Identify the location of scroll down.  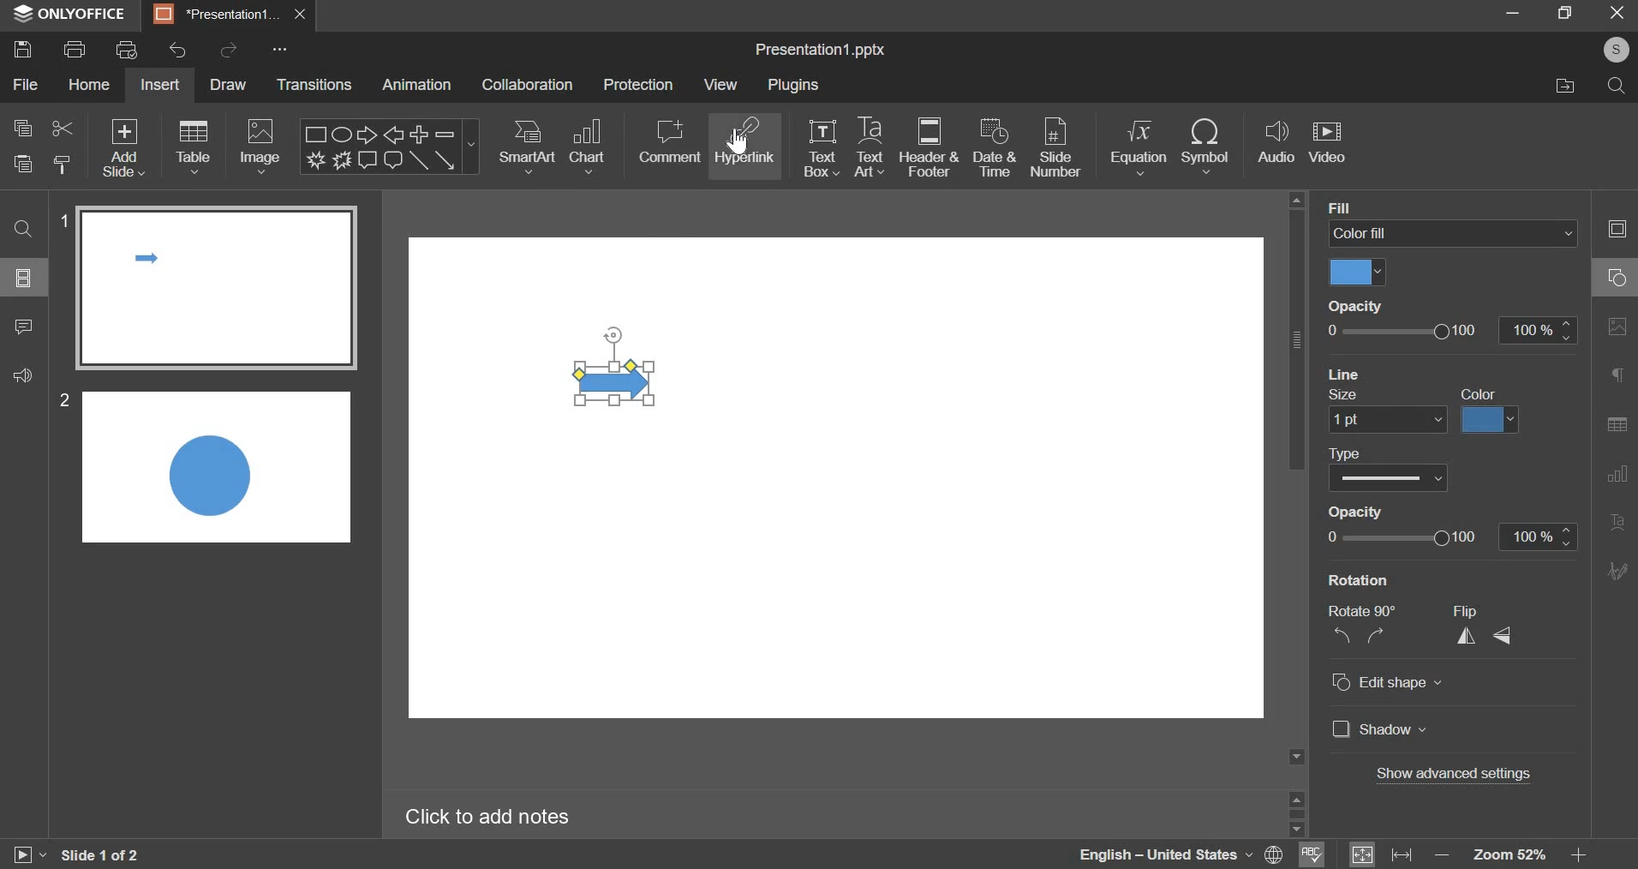
(1299, 830).